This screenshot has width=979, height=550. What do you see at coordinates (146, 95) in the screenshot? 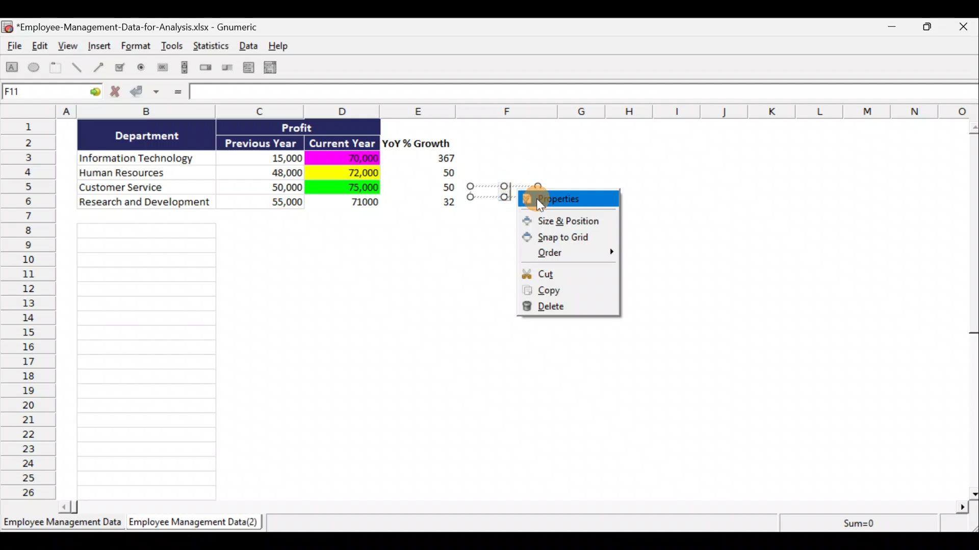
I see `Accept changes` at bounding box center [146, 95].